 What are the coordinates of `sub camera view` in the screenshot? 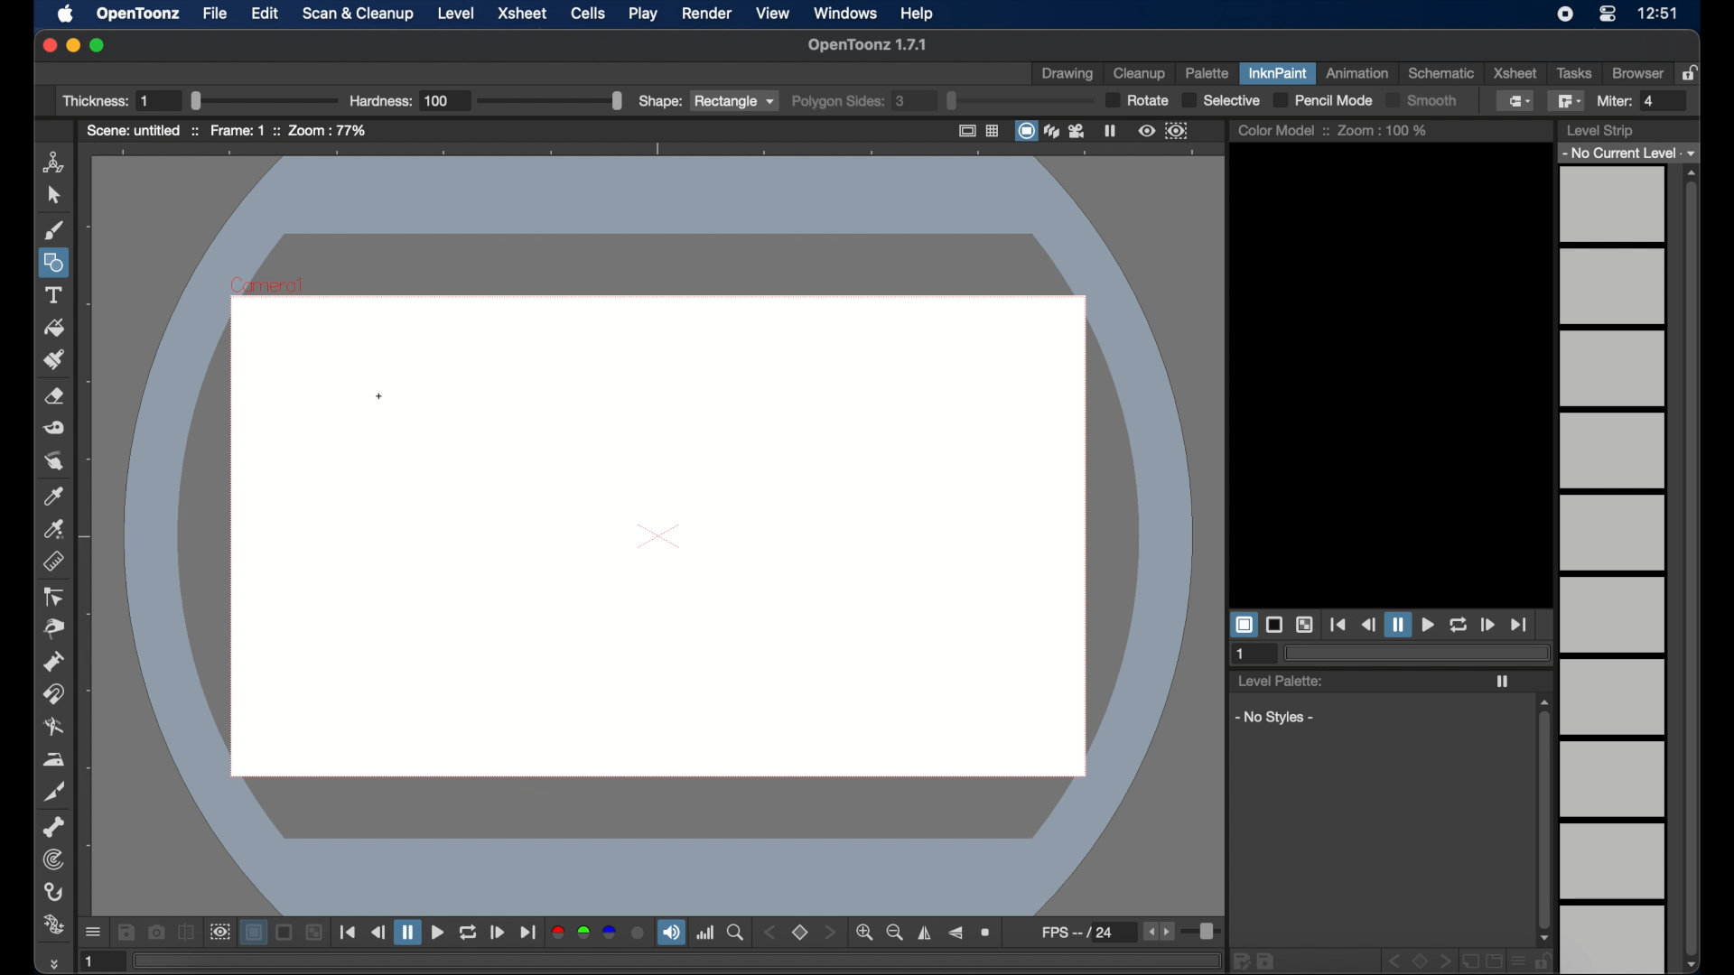 It's located at (219, 933).